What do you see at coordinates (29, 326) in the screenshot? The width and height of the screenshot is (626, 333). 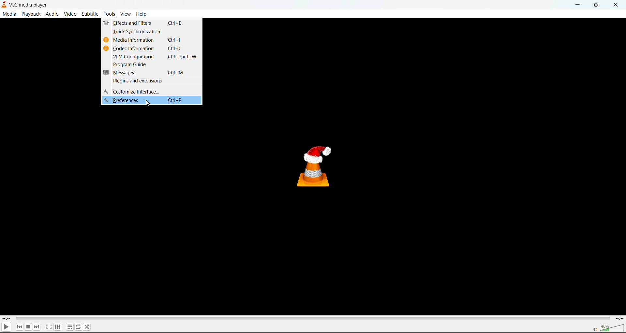 I see `stop` at bounding box center [29, 326].